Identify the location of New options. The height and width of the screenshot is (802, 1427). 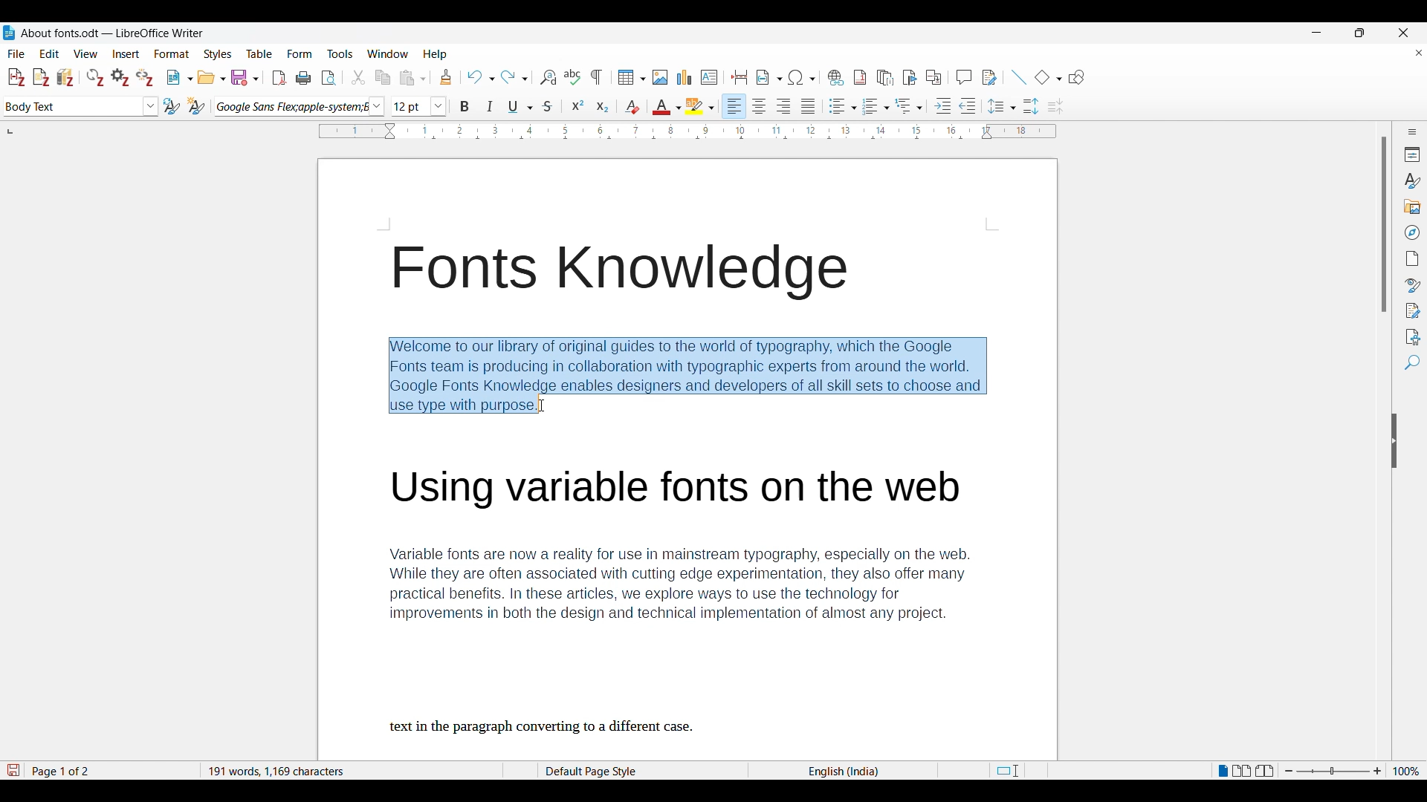
(180, 77).